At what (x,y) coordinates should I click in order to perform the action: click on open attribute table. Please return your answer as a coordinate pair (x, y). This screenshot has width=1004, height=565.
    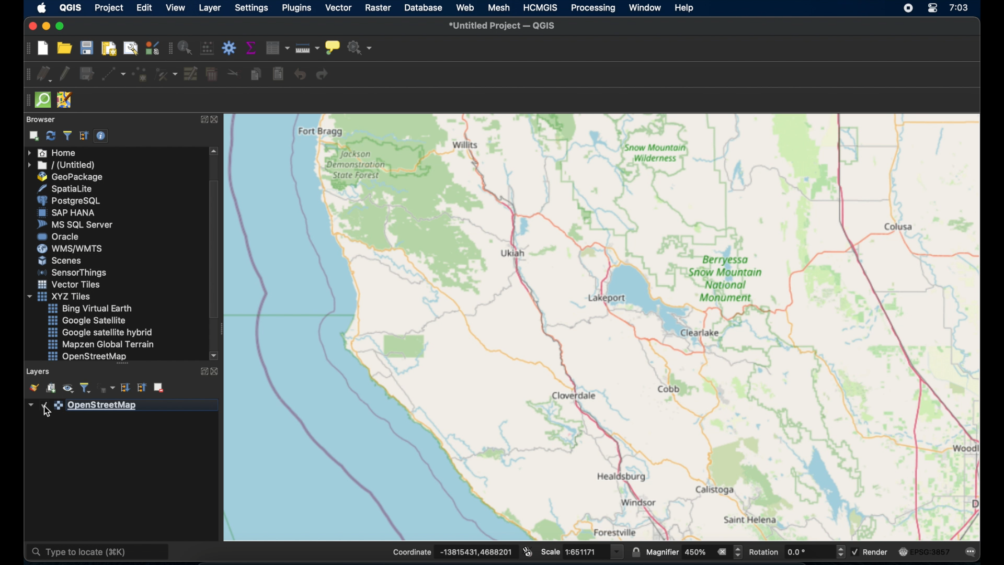
    Looking at the image, I should click on (278, 49).